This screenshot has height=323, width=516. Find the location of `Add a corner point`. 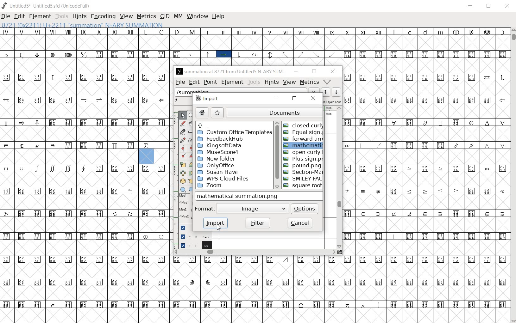

Add a corner point is located at coordinates (192, 156).